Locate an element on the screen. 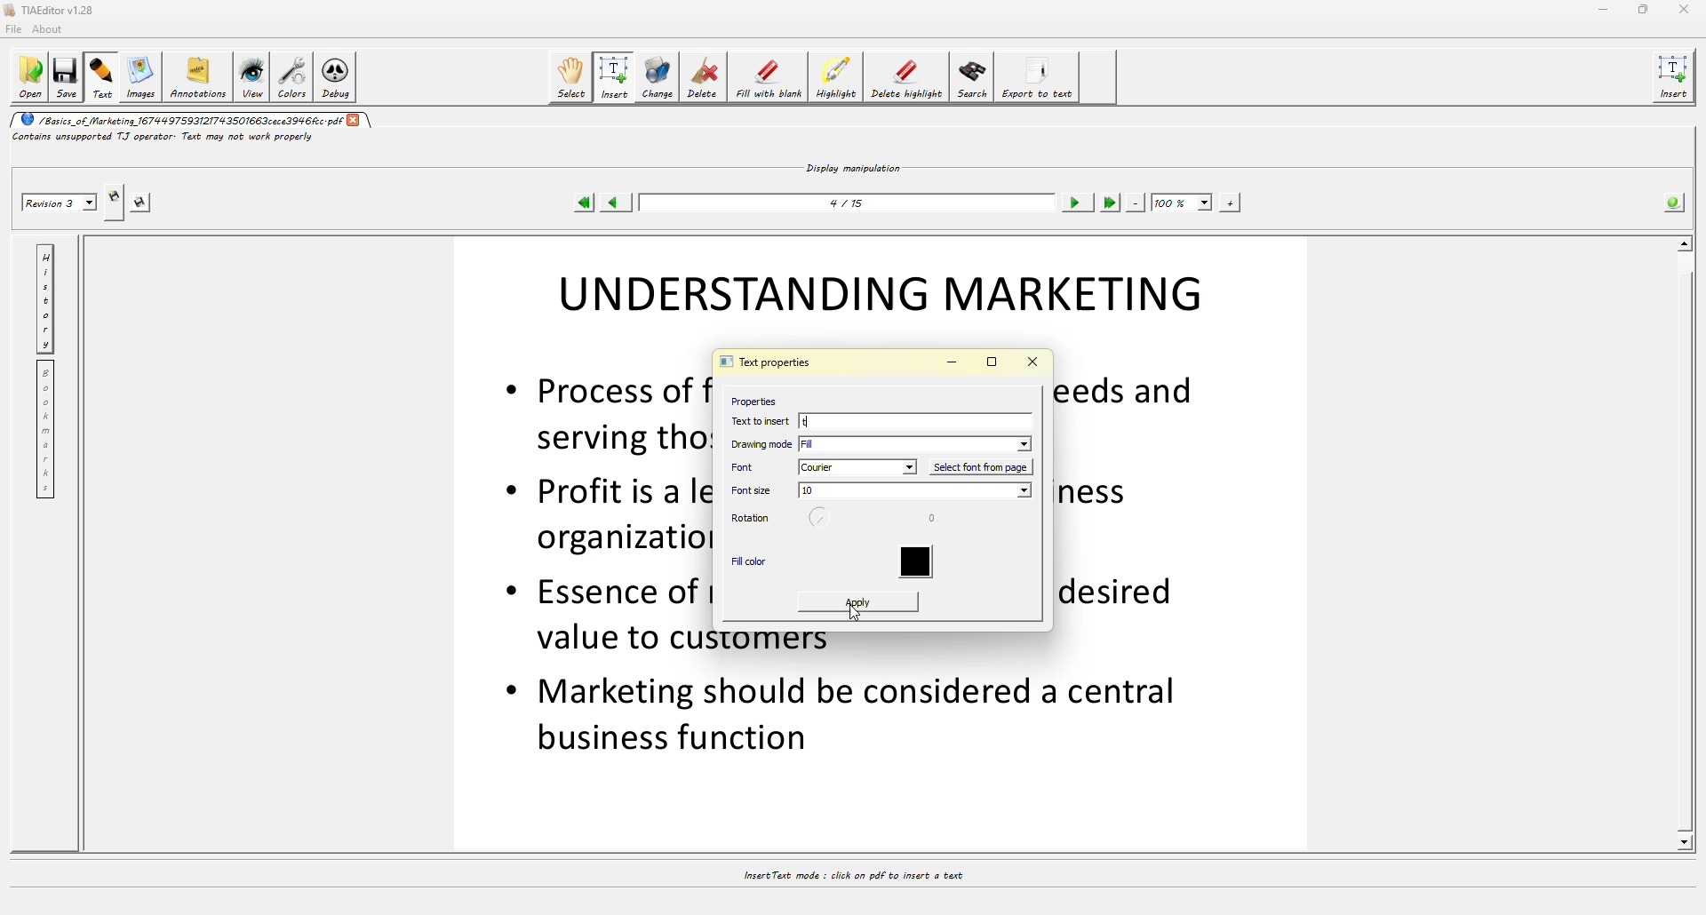 The image size is (1706, 915). open is located at coordinates (32, 77).